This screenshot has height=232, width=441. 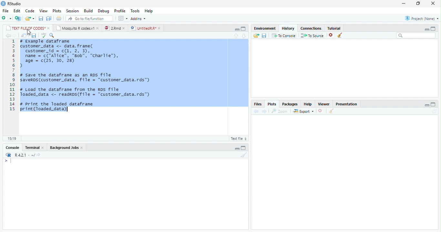 What do you see at coordinates (98, 28) in the screenshot?
I see `close` at bounding box center [98, 28].